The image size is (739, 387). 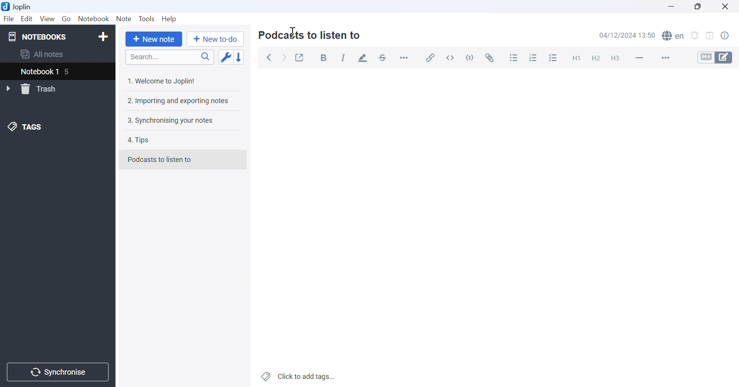 I want to click on Toggle external editing, so click(x=300, y=57).